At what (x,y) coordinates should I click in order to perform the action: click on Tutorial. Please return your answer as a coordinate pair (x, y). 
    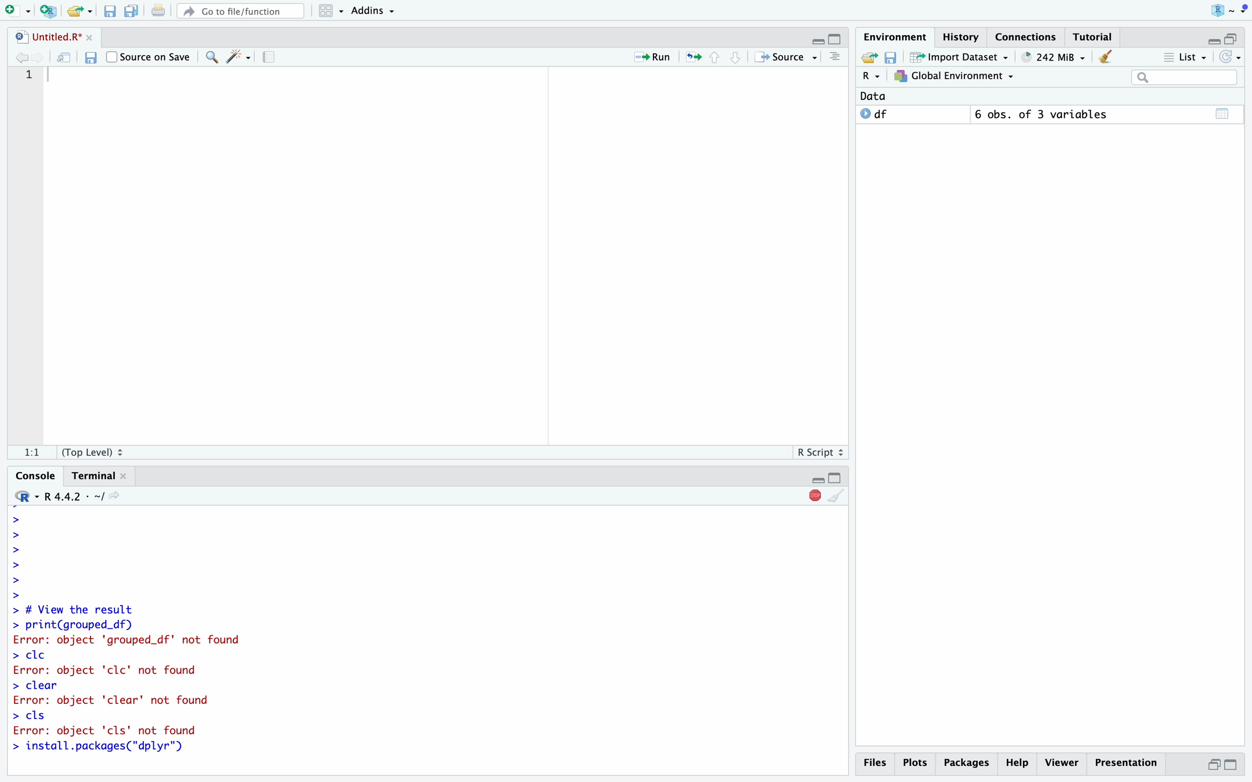
    Looking at the image, I should click on (1090, 37).